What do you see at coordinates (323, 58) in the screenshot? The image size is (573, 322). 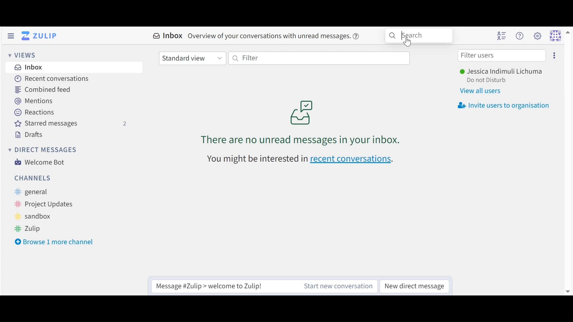 I see `Filter search by text` at bounding box center [323, 58].